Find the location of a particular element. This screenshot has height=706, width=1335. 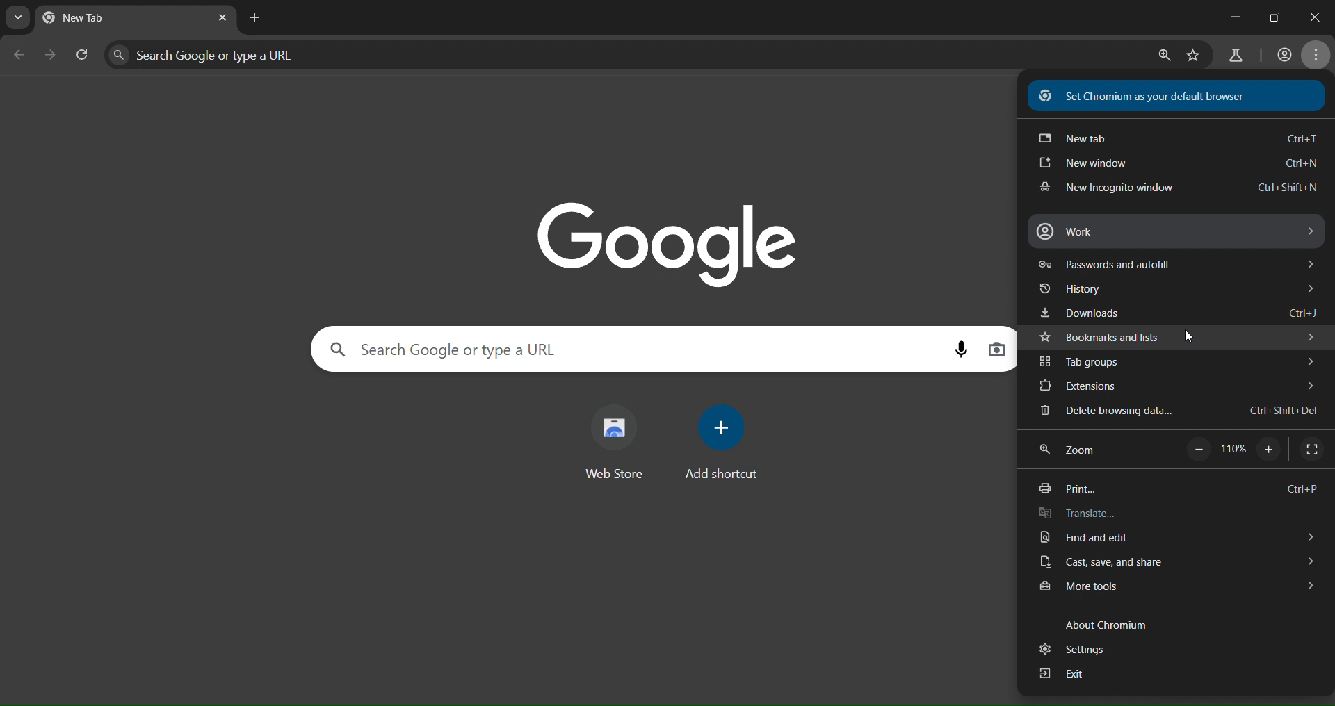

110% is located at coordinates (1229, 448).